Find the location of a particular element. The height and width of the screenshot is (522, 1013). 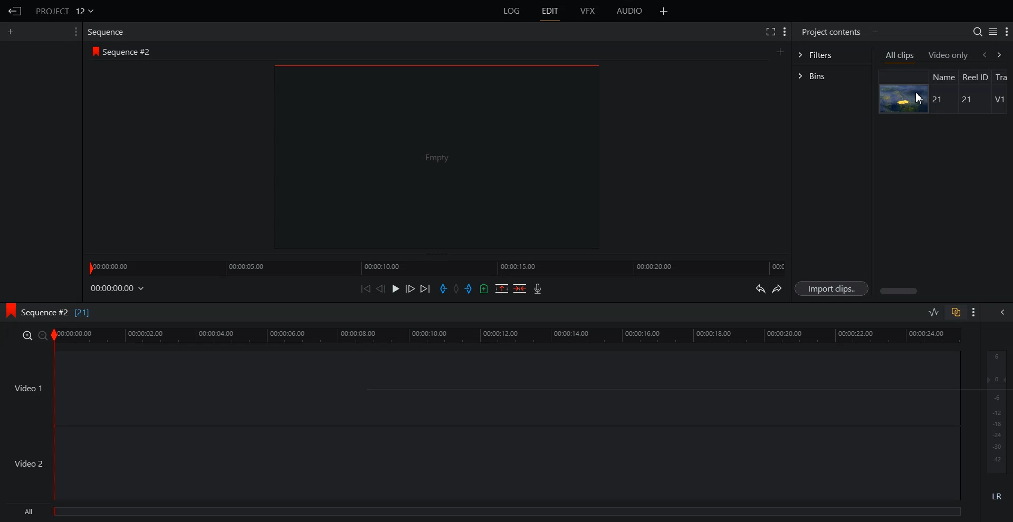

Image is located at coordinates (904, 99).